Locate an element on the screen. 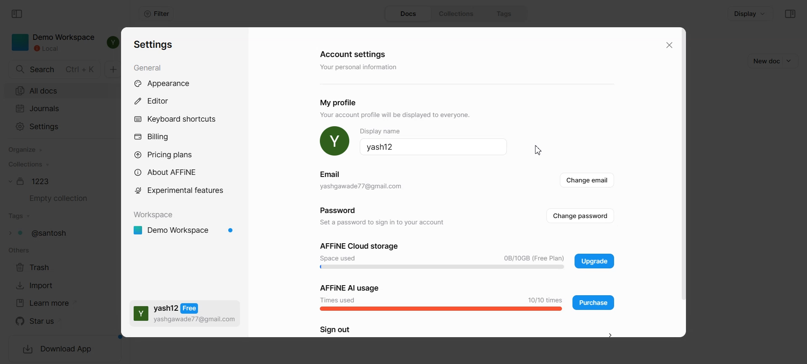 The image size is (807, 364). Email yashgawade77@gmail.com is located at coordinates (358, 181).